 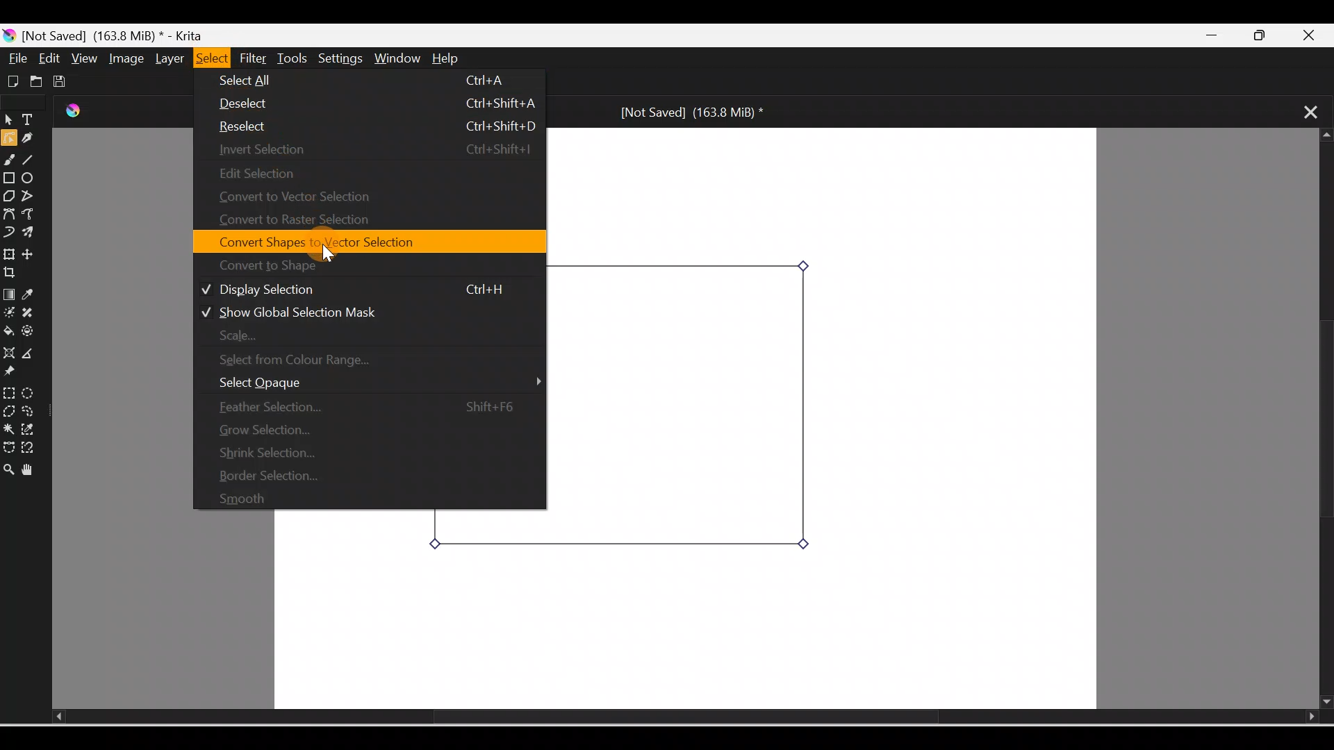 I want to click on Colorize mask tool, so click(x=9, y=313).